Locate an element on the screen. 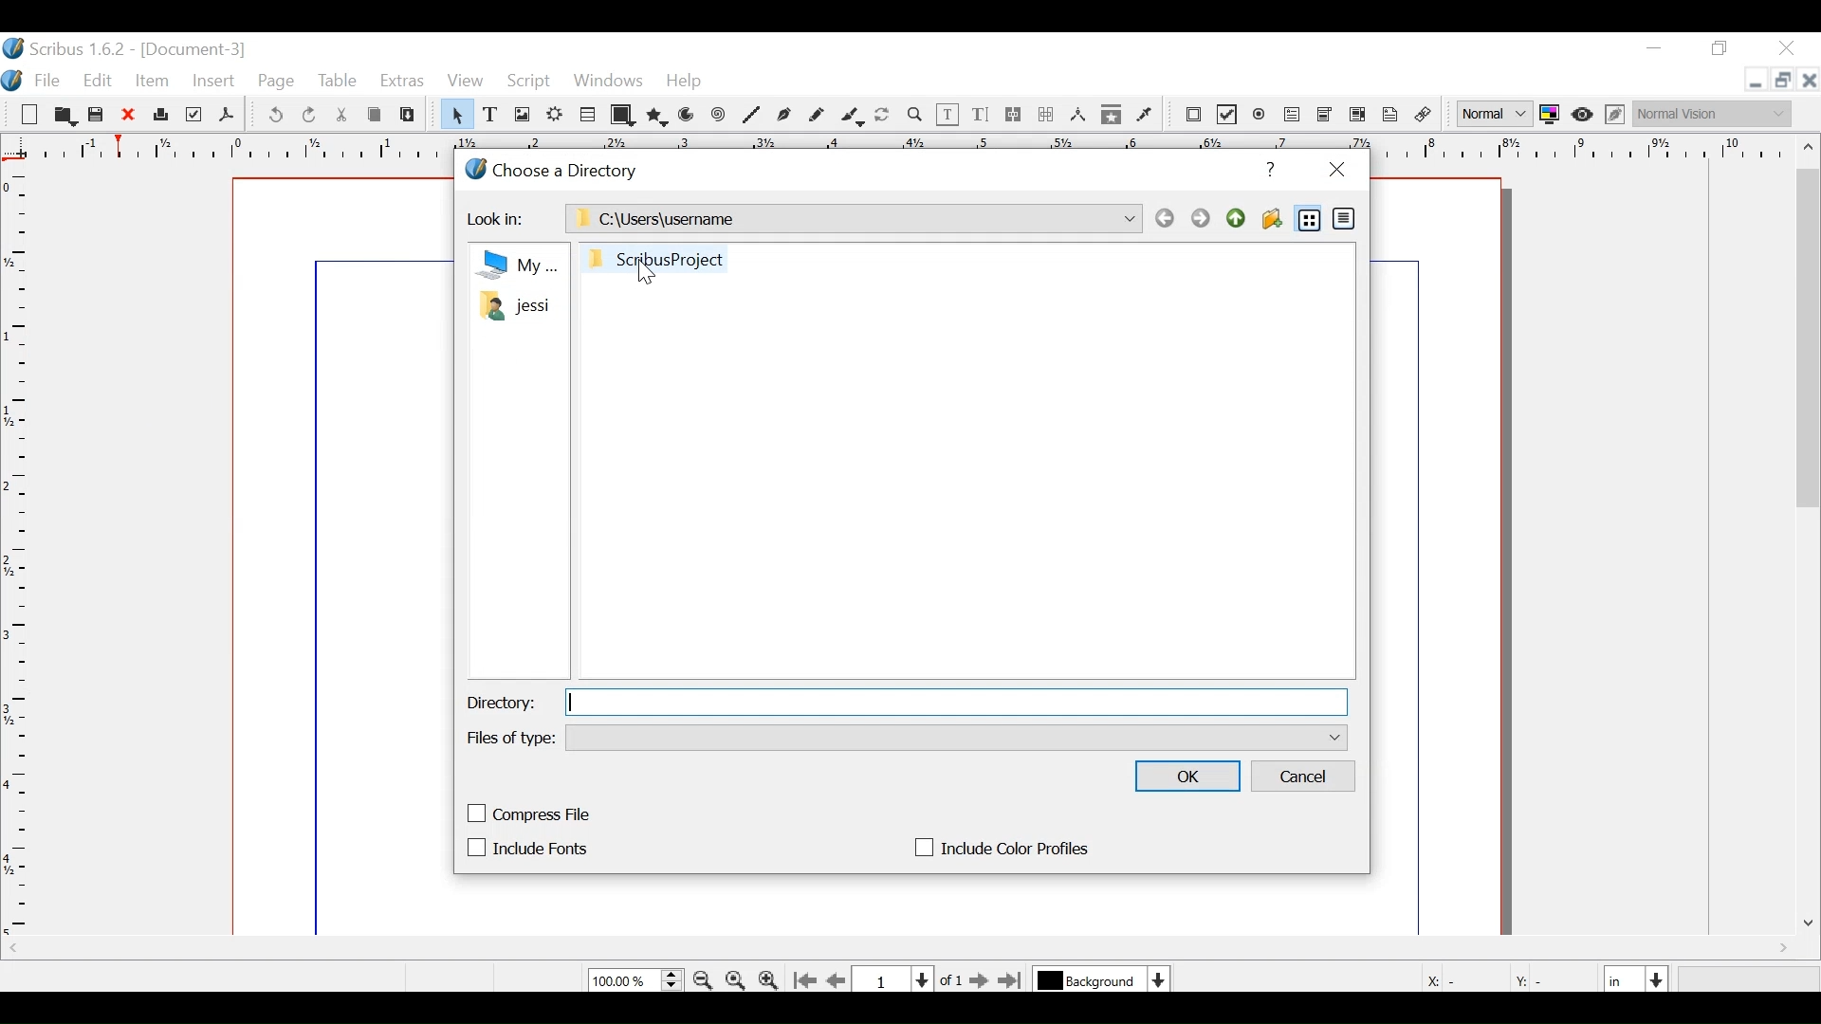 The width and height of the screenshot is (1821, 1024). PDF List Box is located at coordinates (1359, 116).